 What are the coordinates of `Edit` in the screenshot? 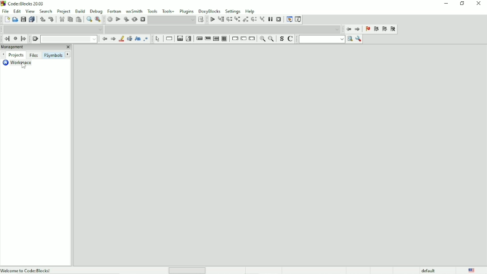 It's located at (17, 11).